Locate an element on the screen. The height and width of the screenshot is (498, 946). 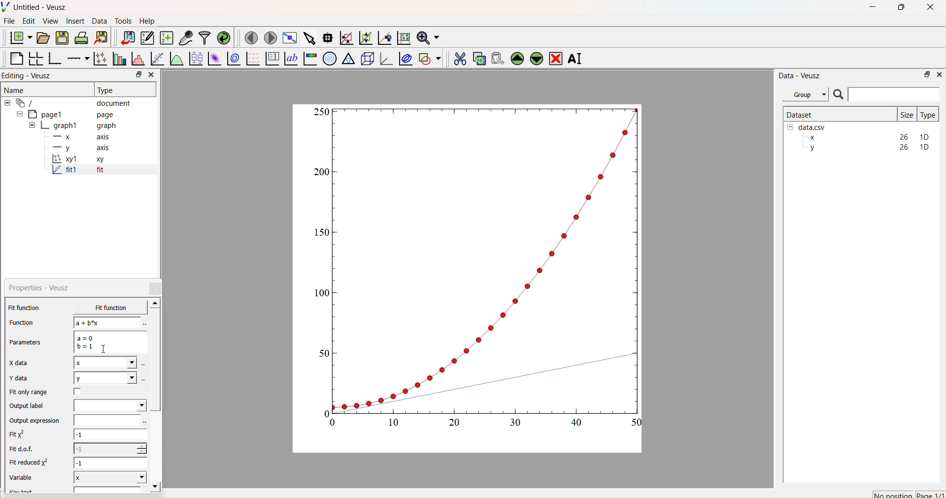
Arrange graphs in grid is located at coordinates (35, 60).